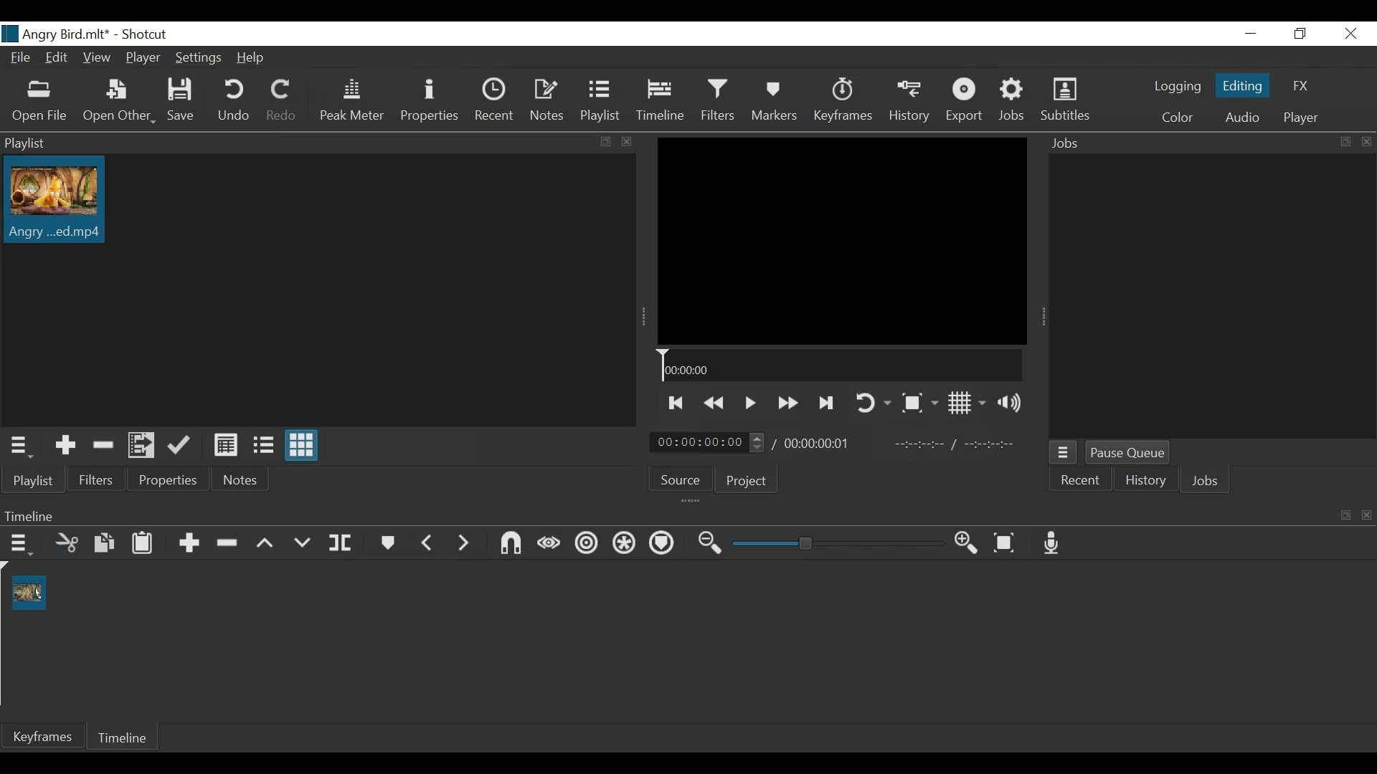  Describe the element at coordinates (1065, 100) in the screenshot. I see `Subtitles` at that location.